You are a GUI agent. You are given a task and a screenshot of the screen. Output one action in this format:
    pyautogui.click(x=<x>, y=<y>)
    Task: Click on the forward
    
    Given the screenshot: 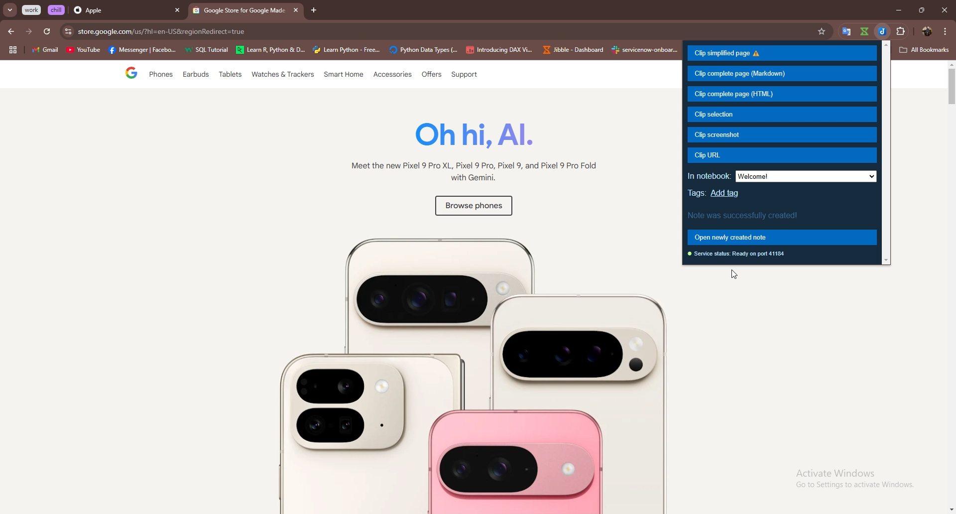 What is the action you would take?
    pyautogui.click(x=29, y=31)
    